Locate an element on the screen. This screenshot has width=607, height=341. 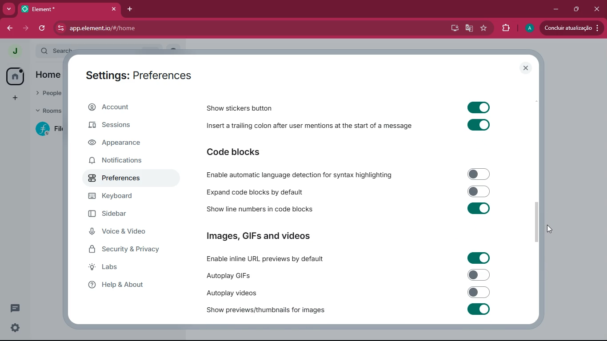
install app is located at coordinates (451, 27).